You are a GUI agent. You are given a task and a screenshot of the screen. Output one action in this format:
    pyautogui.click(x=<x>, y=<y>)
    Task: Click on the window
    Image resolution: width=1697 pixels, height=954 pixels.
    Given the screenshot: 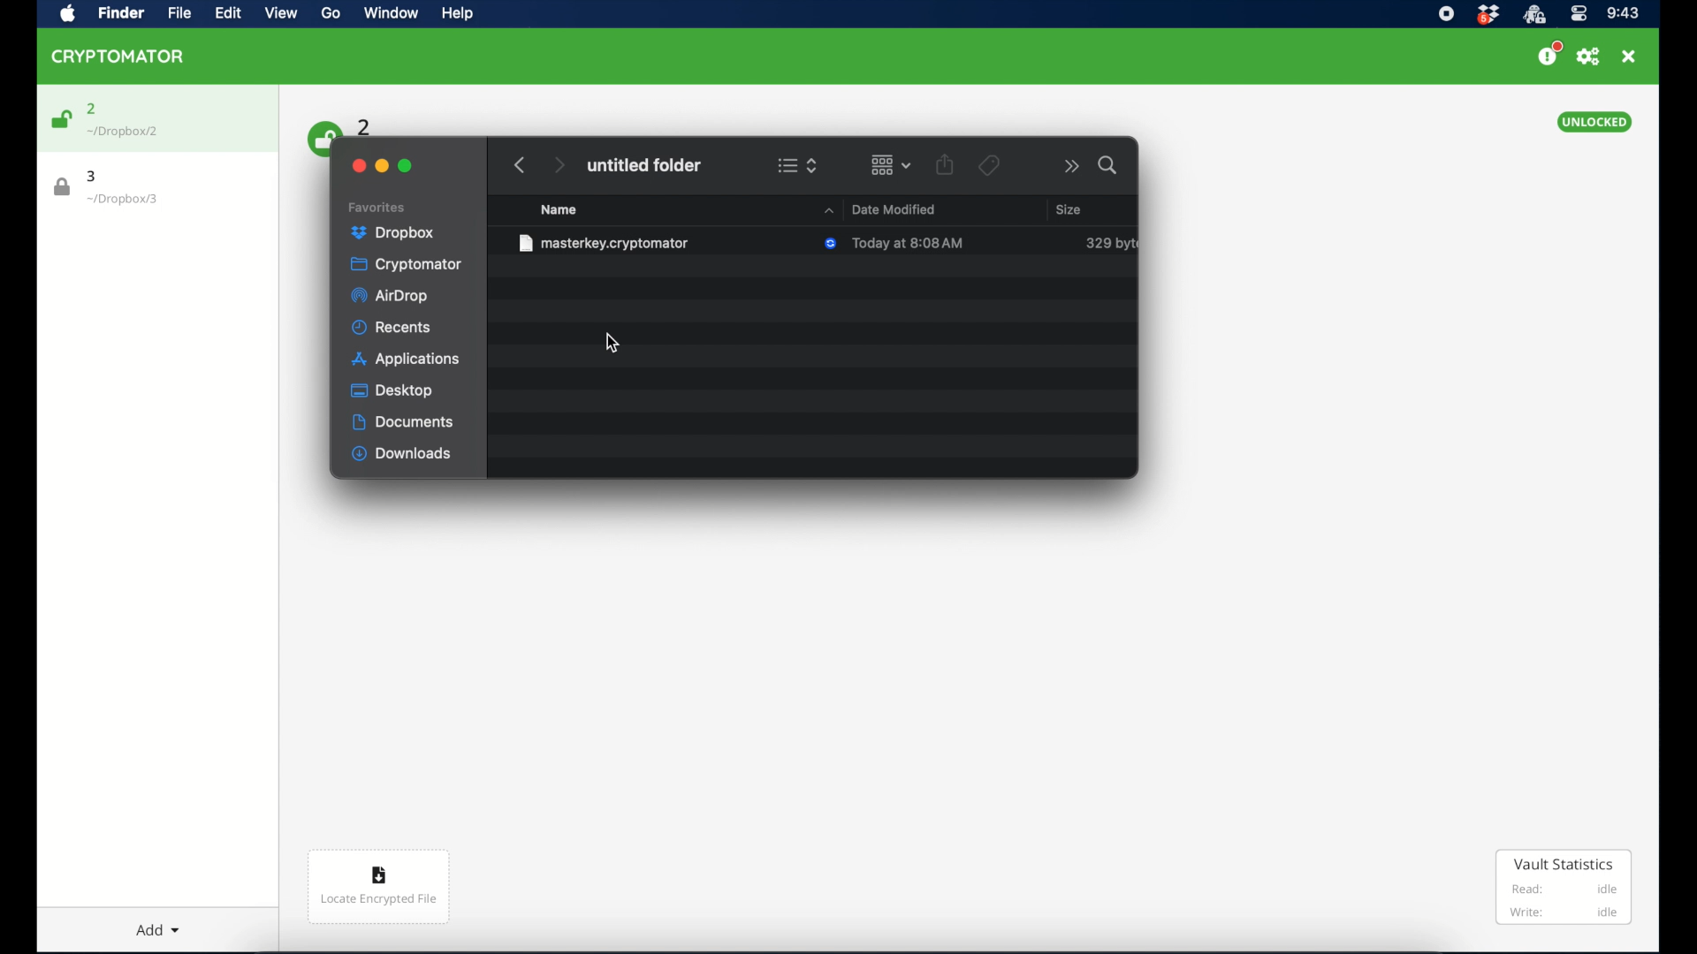 What is the action you would take?
    pyautogui.click(x=389, y=15)
    